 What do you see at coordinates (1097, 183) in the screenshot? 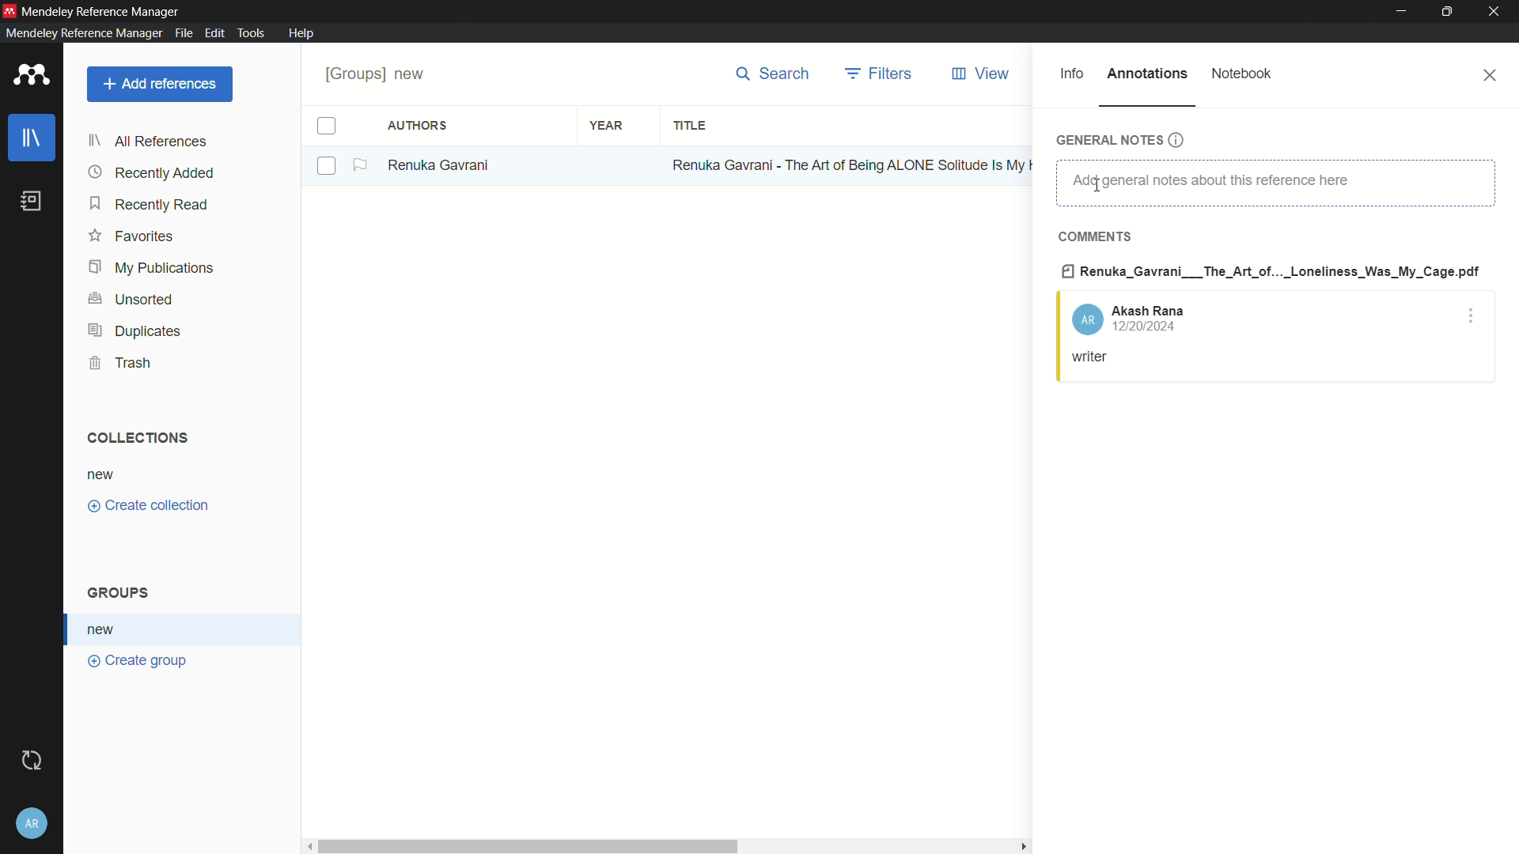
I see `cursor` at bounding box center [1097, 183].